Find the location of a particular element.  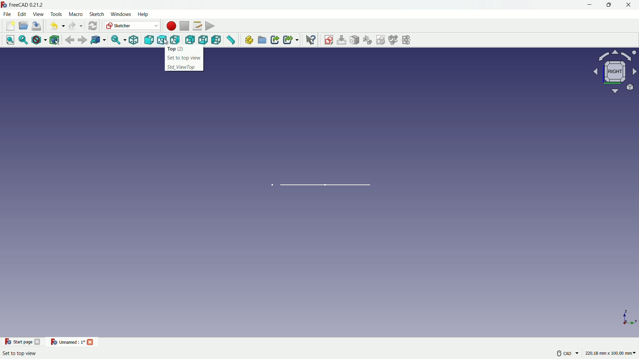

cursor is located at coordinates (166, 42).